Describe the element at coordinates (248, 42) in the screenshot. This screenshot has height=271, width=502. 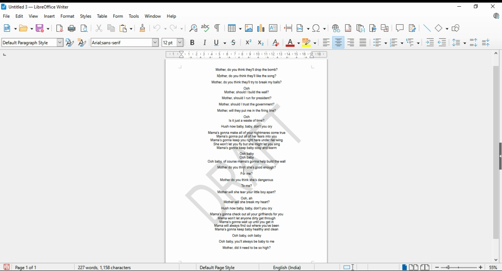
I see `superscript` at that location.